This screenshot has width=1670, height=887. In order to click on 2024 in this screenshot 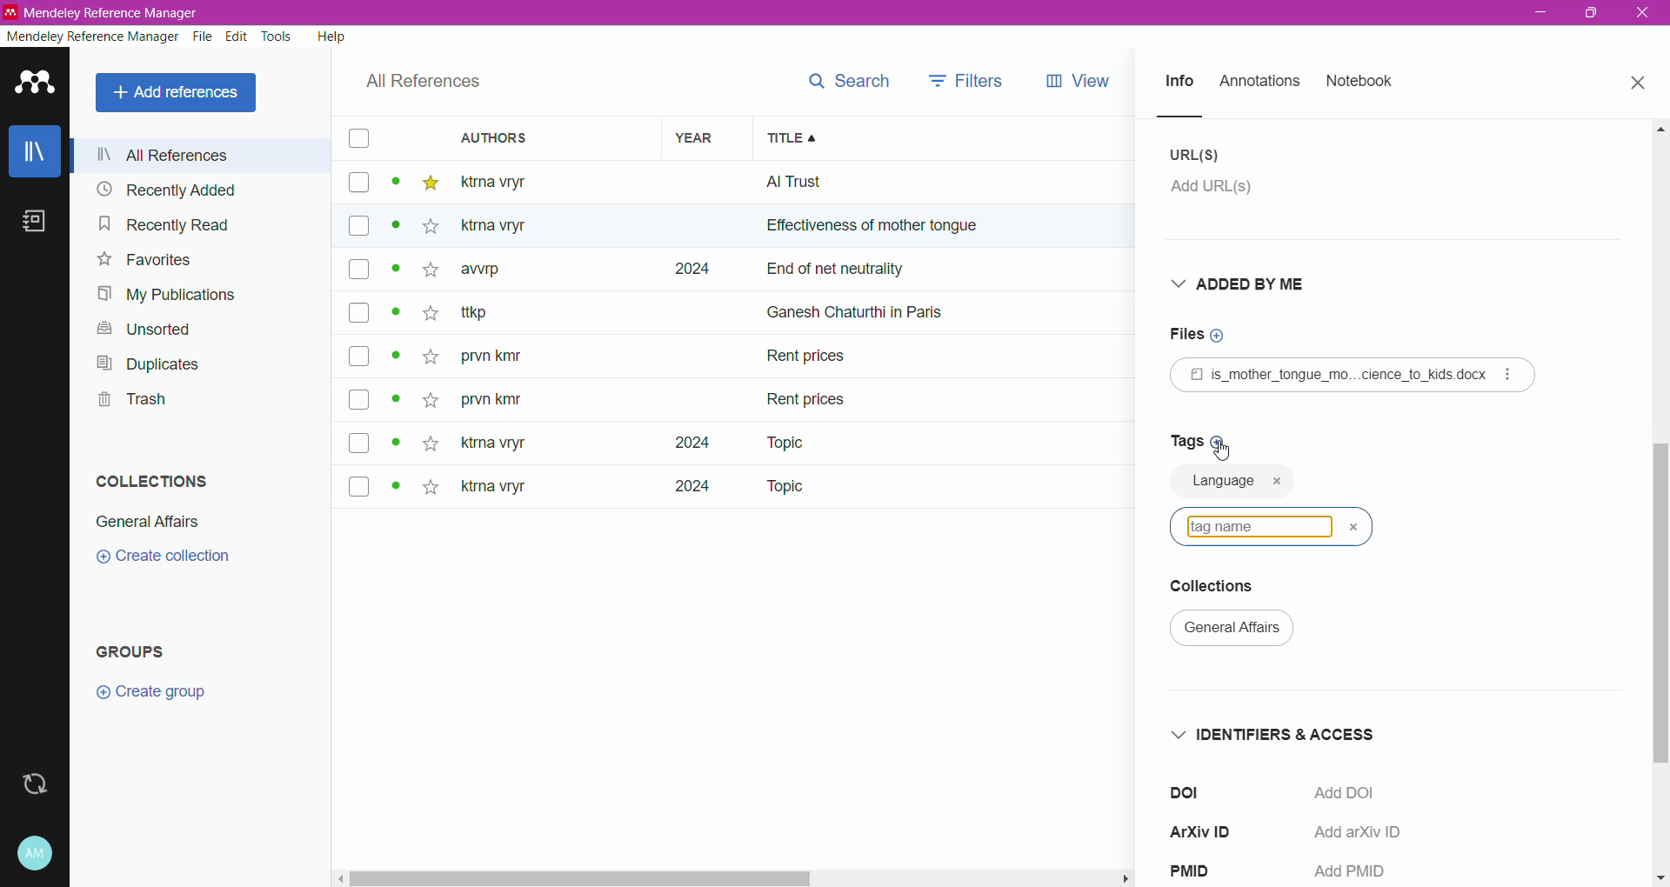, I will do `click(688, 270)`.